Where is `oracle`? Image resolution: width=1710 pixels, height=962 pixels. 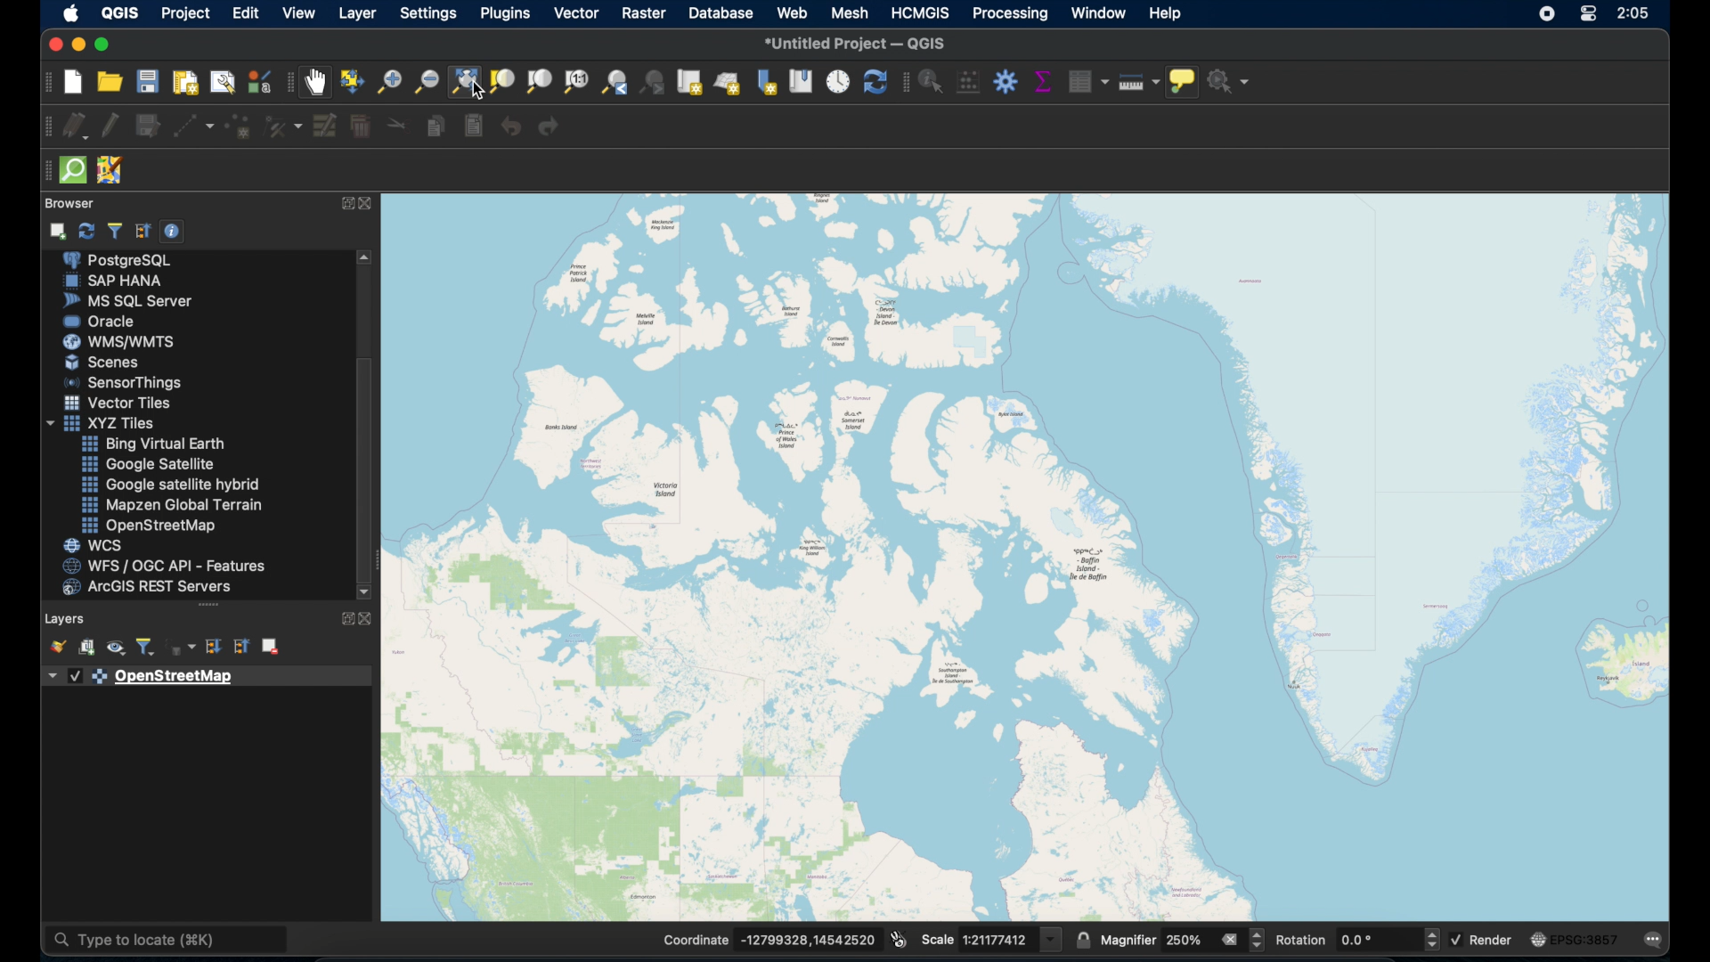 oracle is located at coordinates (104, 320).